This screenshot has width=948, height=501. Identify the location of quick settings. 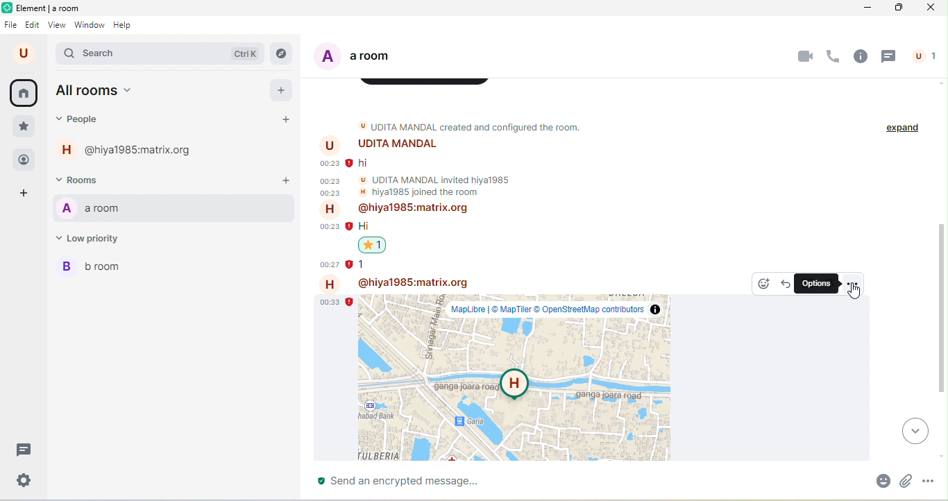
(24, 481).